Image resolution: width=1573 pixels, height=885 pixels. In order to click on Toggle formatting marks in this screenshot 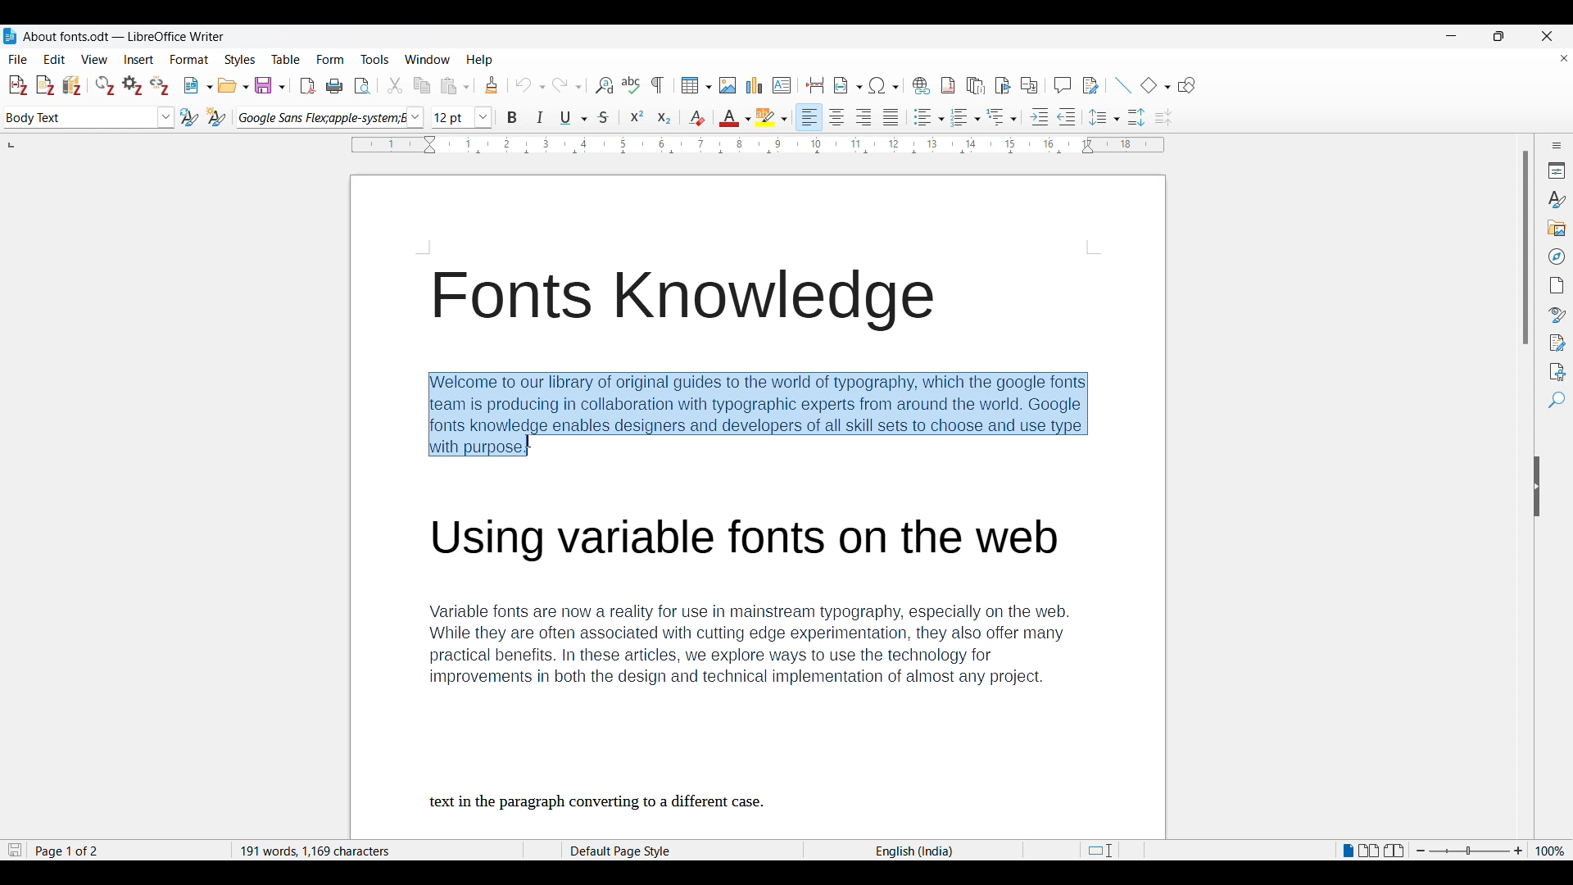, I will do `click(658, 85)`.